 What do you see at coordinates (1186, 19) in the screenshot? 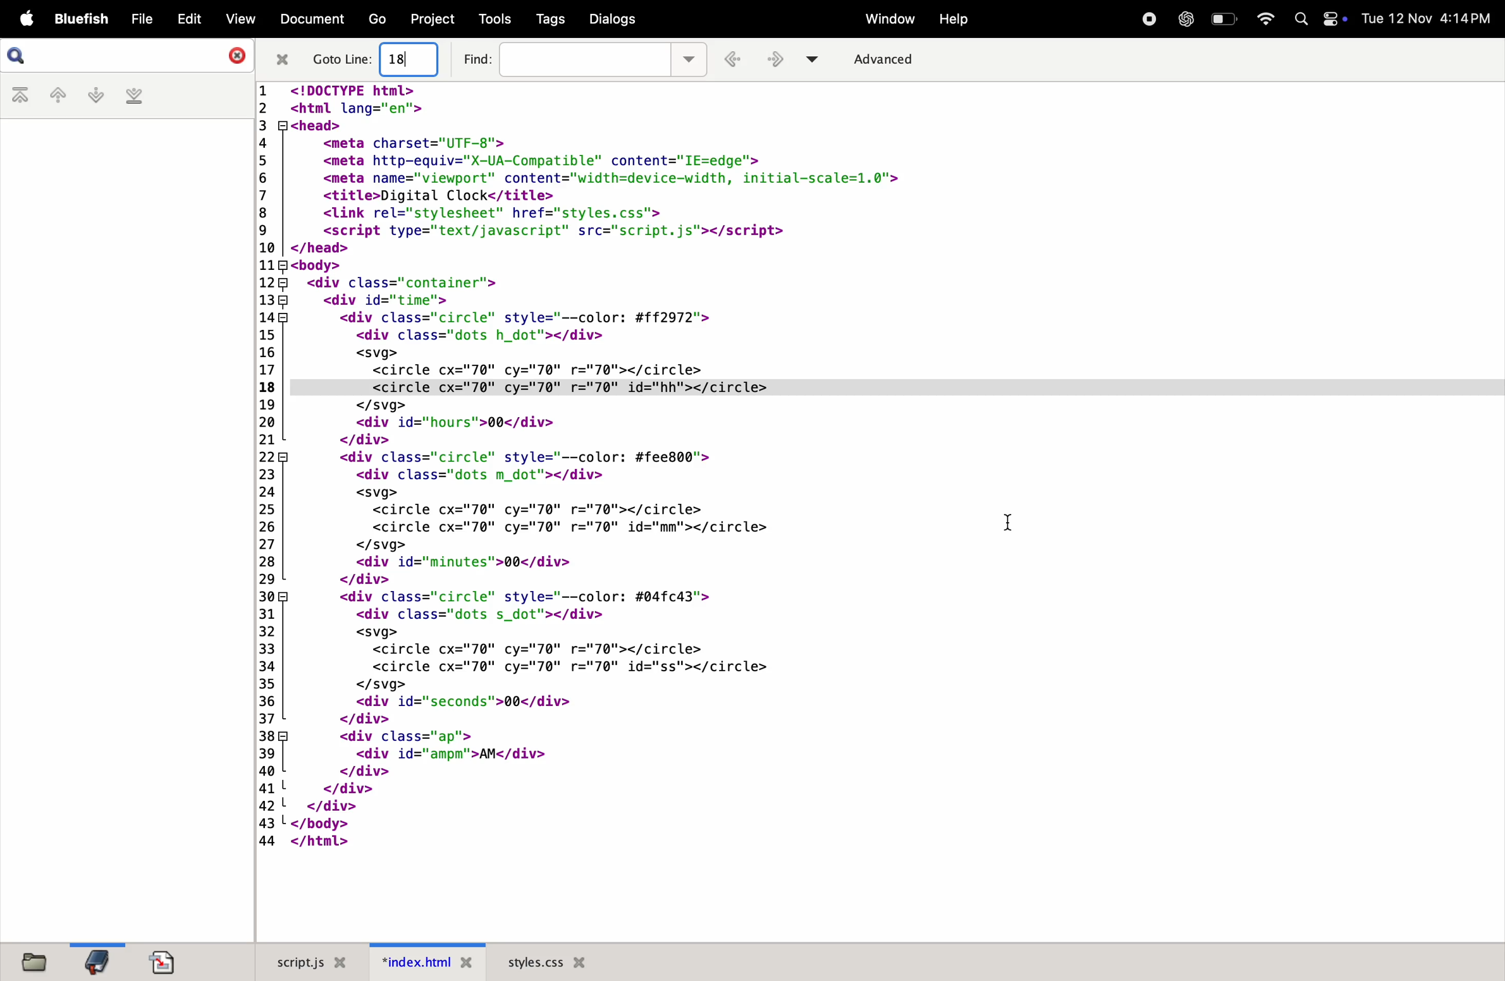
I see `chatgpt` at bounding box center [1186, 19].